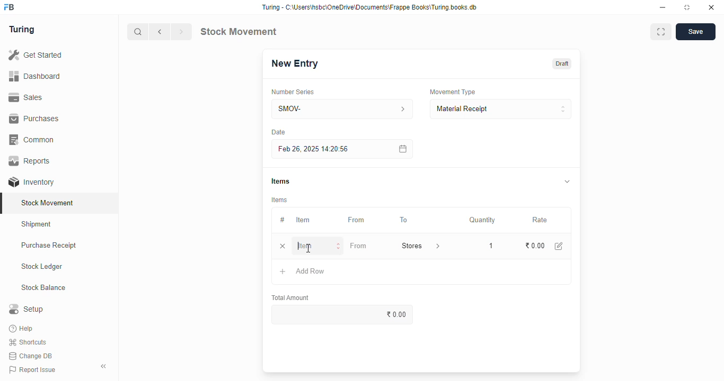  I want to click on number series, so click(292, 92).